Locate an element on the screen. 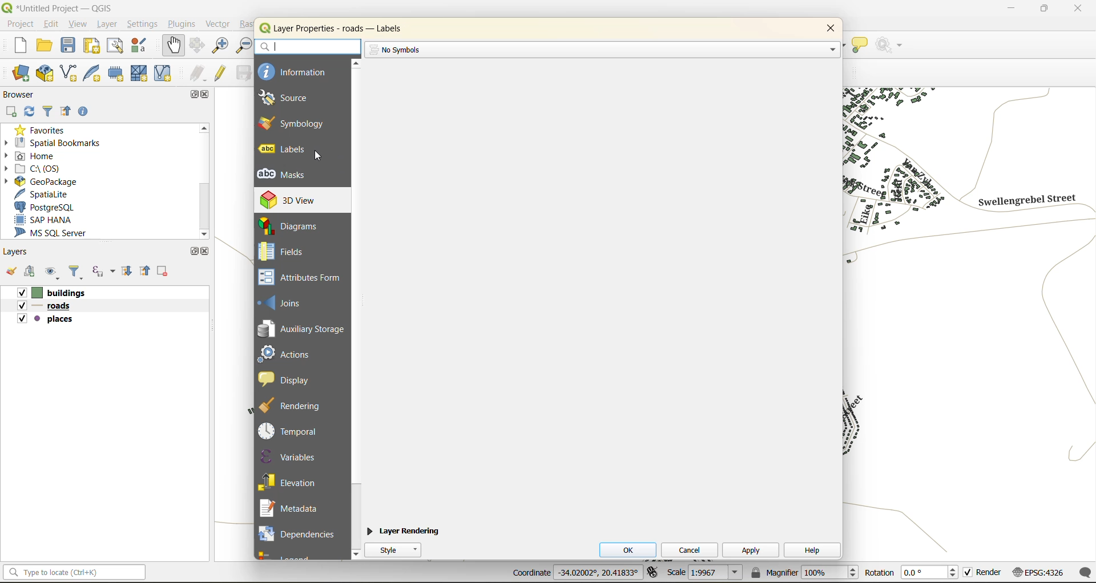 The image size is (1096, 583). new mesh layer is located at coordinates (138, 74).